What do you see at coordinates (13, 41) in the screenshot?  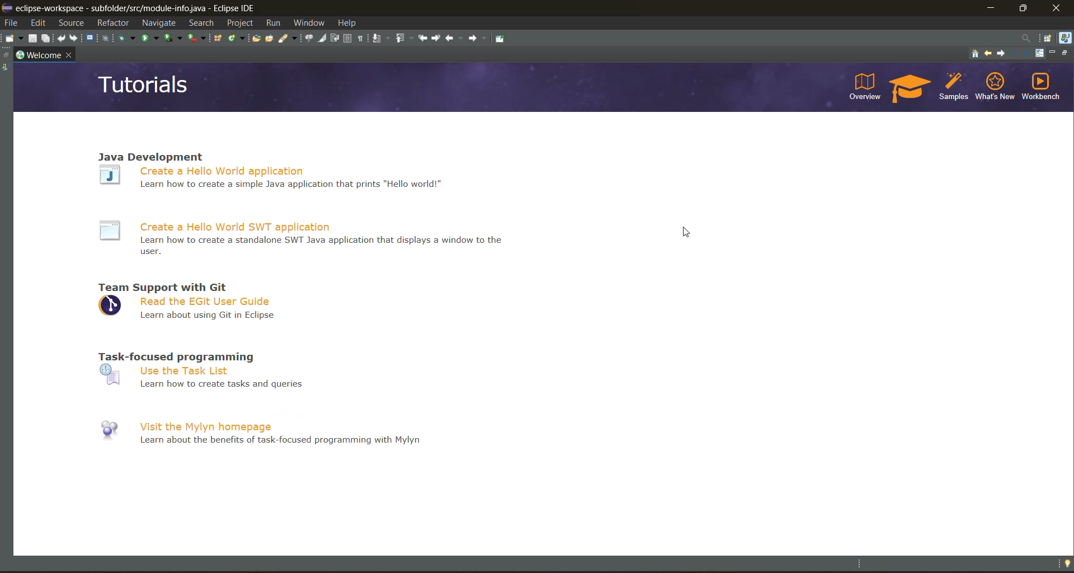 I see `new` at bounding box center [13, 41].